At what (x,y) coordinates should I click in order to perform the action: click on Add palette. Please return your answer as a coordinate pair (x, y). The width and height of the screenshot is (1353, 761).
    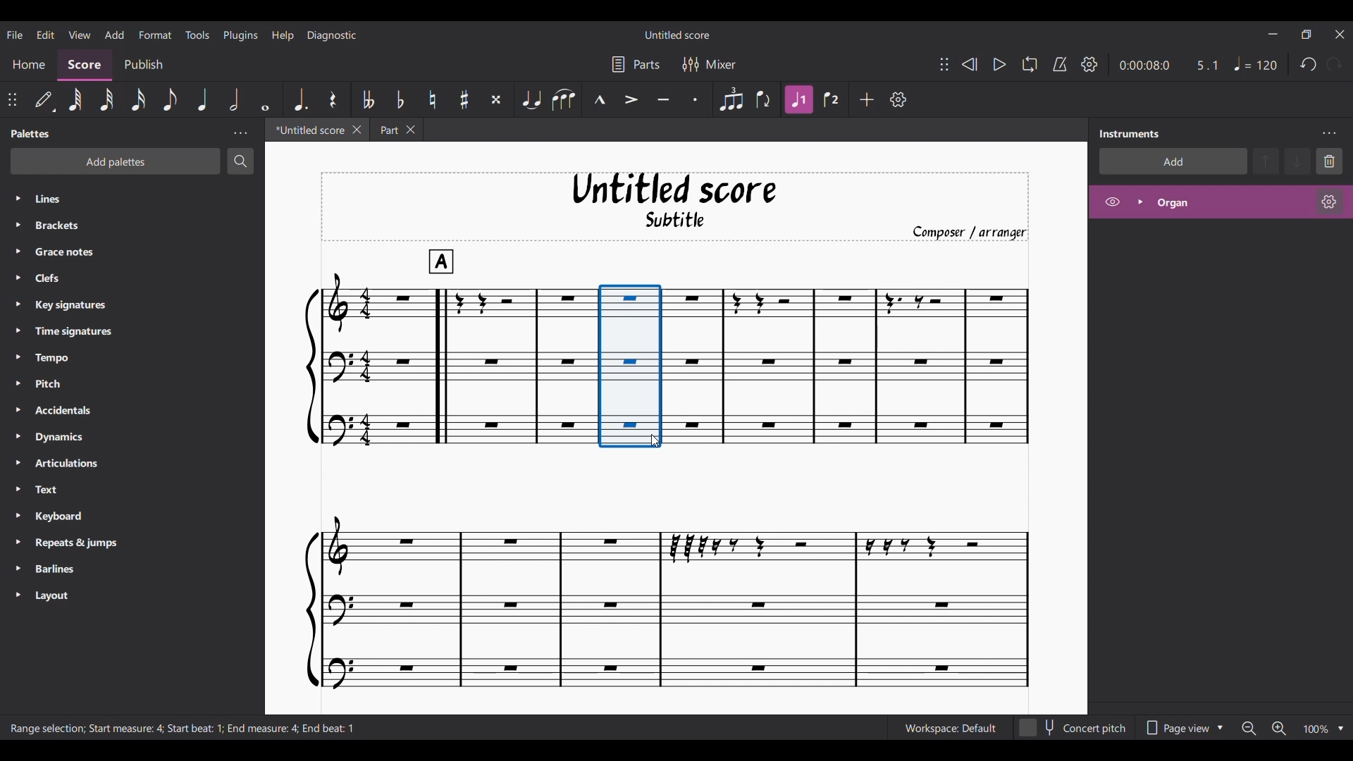
    Looking at the image, I should click on (116, 161).